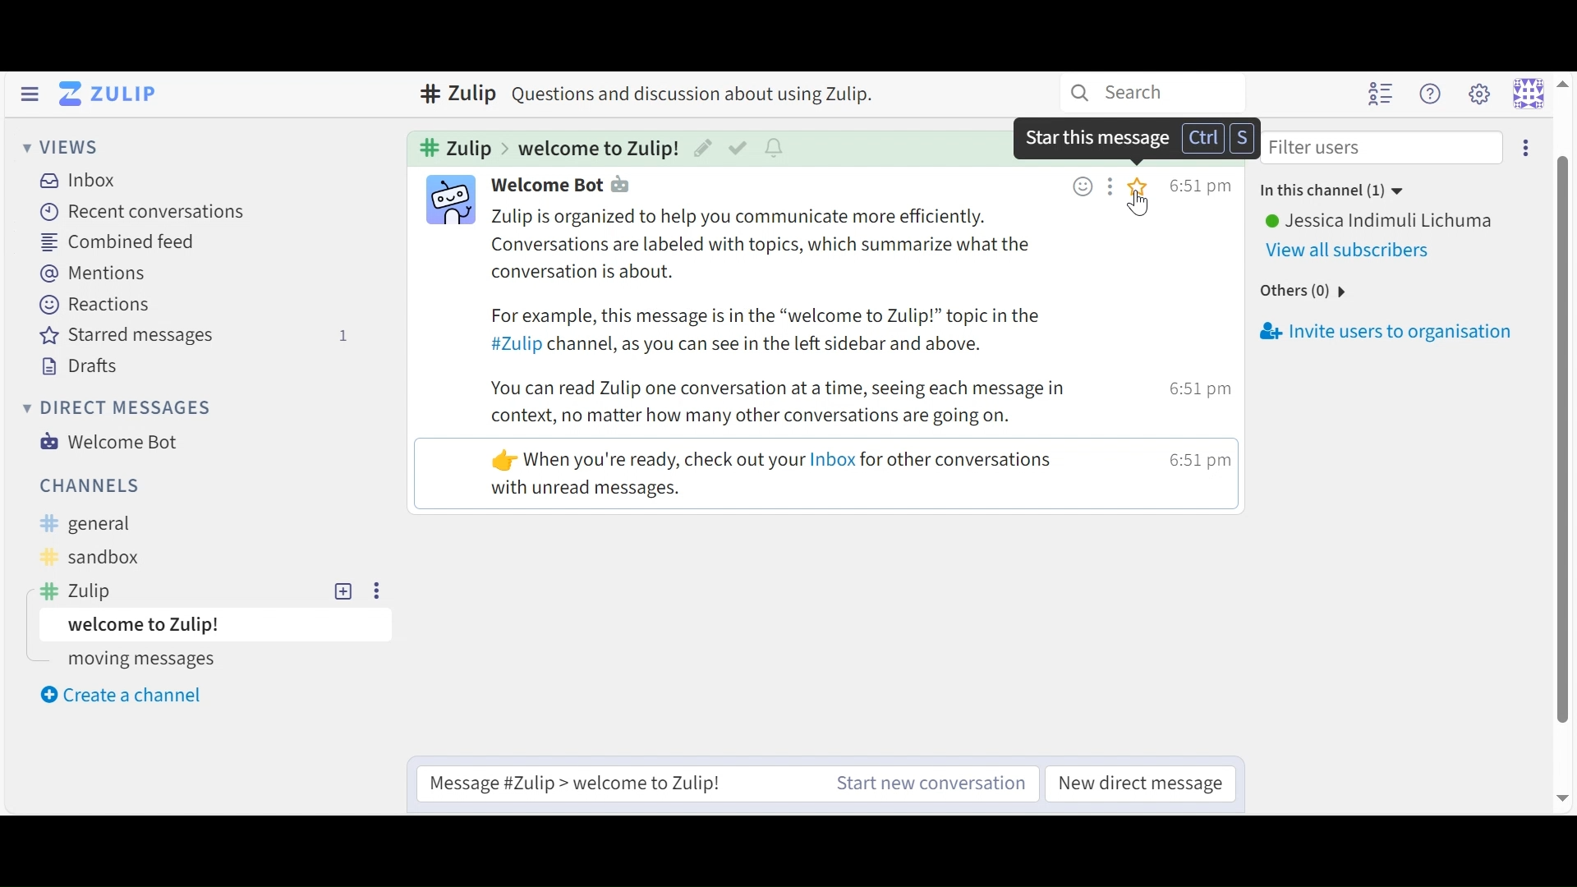 This screenshot has width=1577, height=887. Describe the element at coordinates (92, 306) in the screenshot. I see `Reactions` at that location.